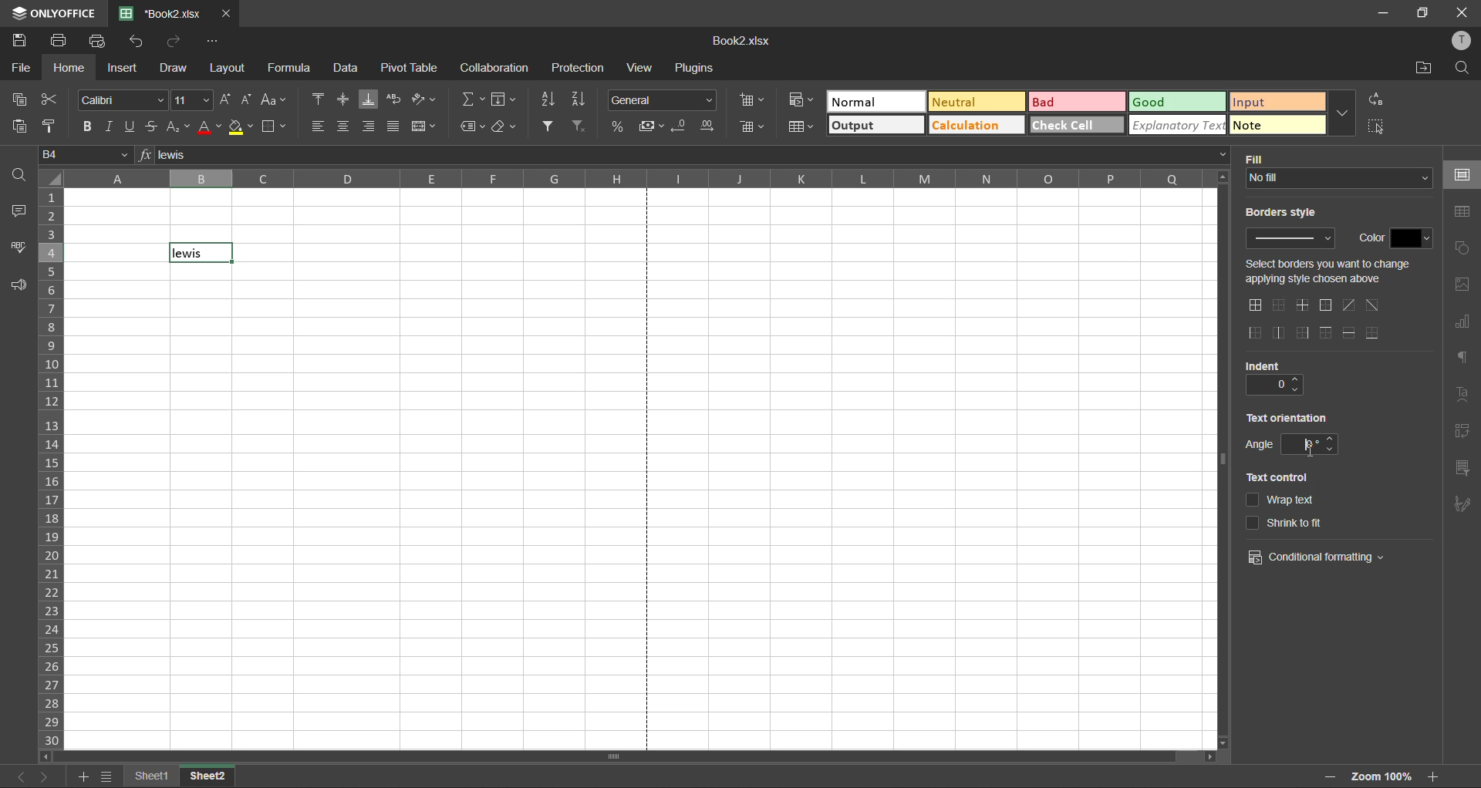 This screenshot has height=788, width=1481. I want to click on insert cells, so click(755, 102).